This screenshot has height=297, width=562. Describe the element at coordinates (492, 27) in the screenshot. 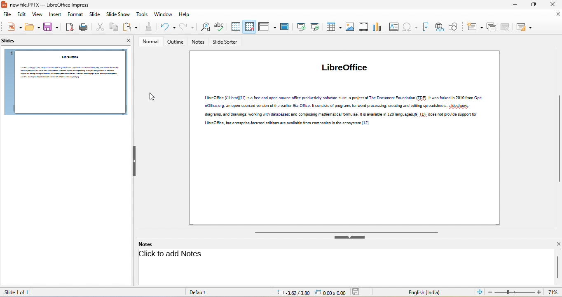

I see `duplicate slide` at that location.